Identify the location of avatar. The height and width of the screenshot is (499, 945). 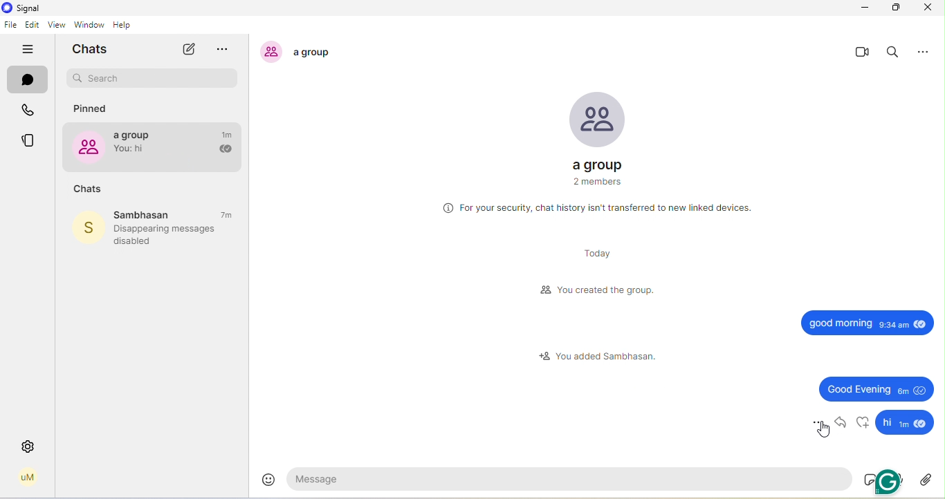
(86, 229).